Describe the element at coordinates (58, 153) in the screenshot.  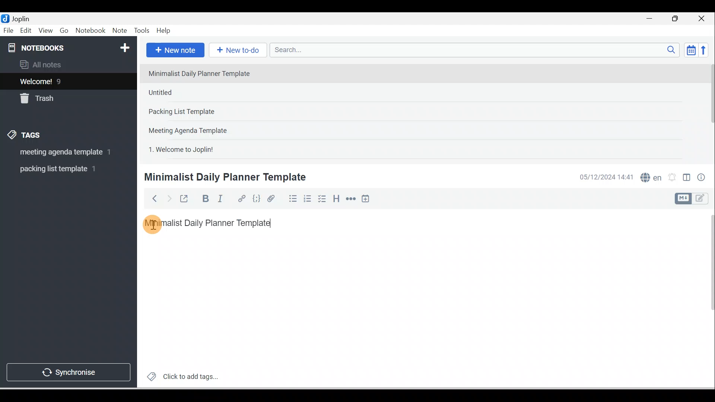
I see `Tag 1` at that location.